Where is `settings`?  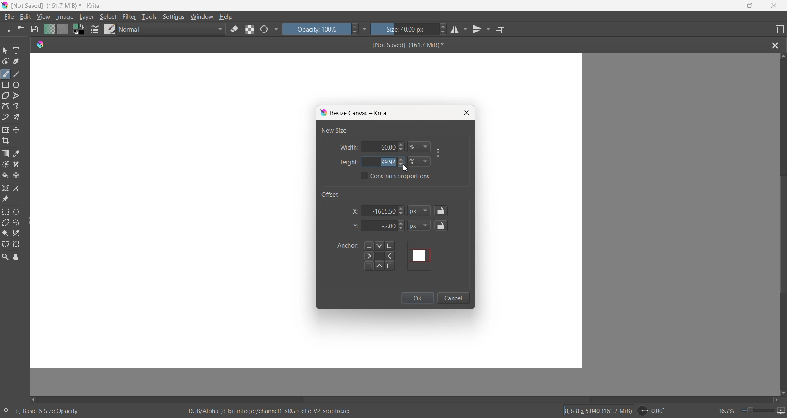
settings is located at coordinates (175, 18).